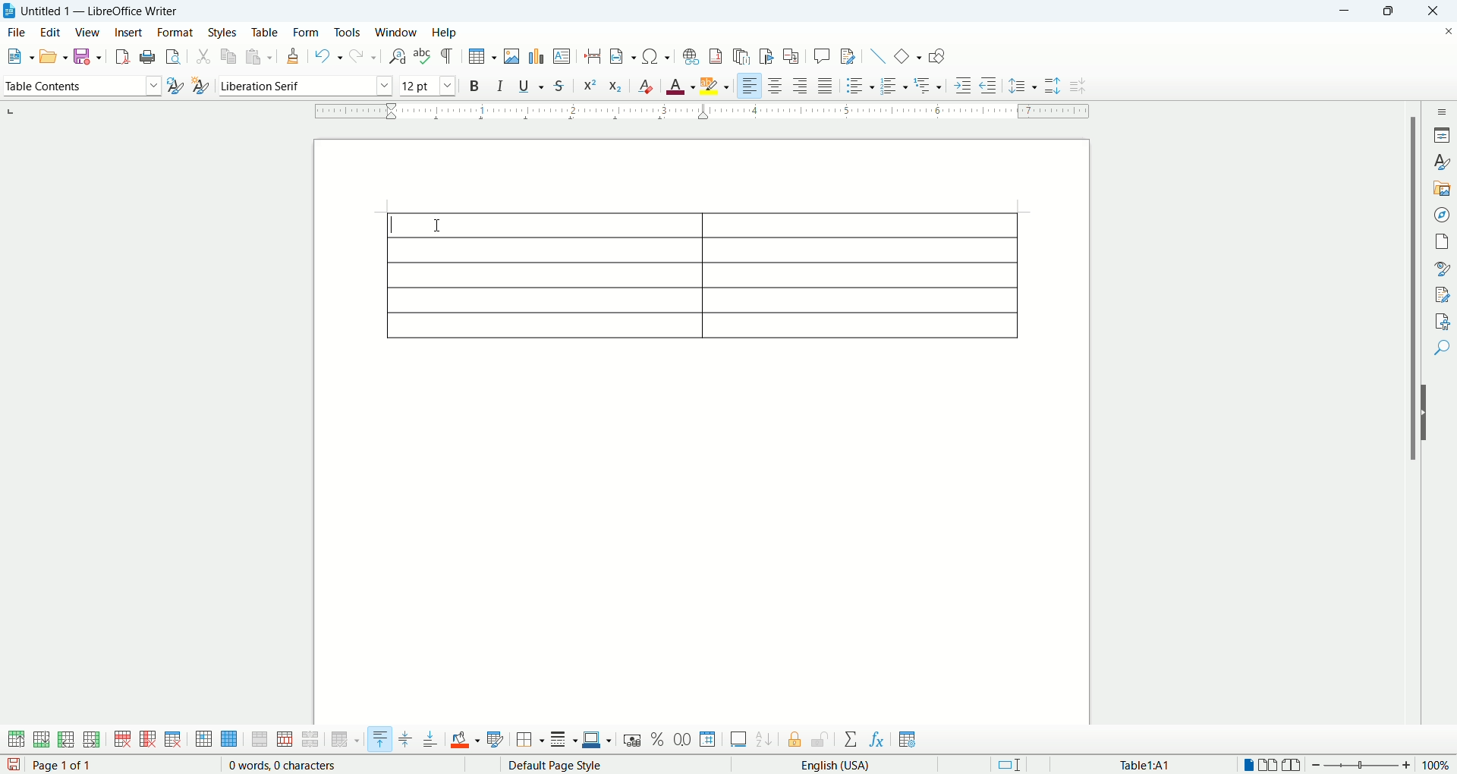 The height and width of the screenshot is (774, 1457). Describe the element at coordinates (496, 740) in the screenshot. I see `autoformat styles` at that location.